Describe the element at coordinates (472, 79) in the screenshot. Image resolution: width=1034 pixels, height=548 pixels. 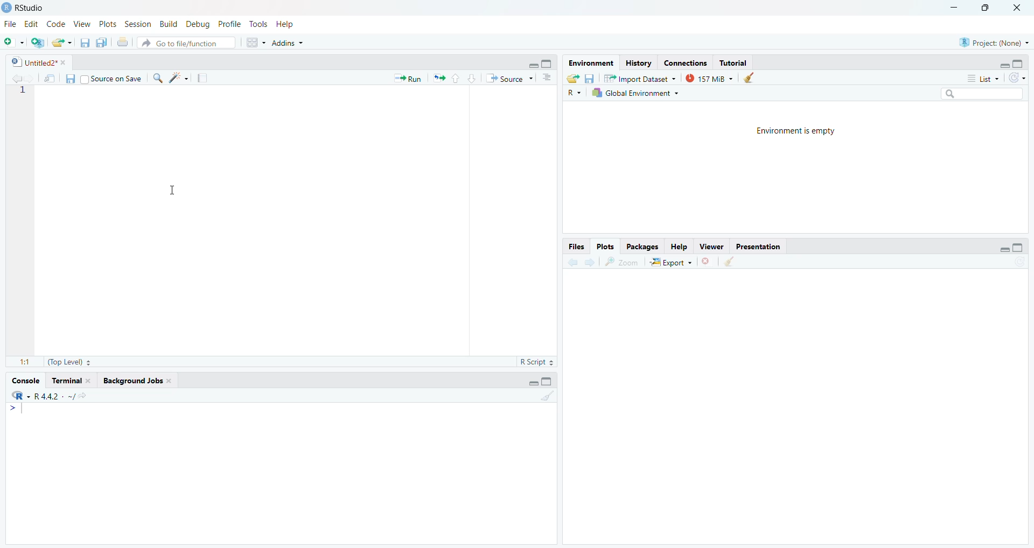
I see `go to next section/chunk` at that location.